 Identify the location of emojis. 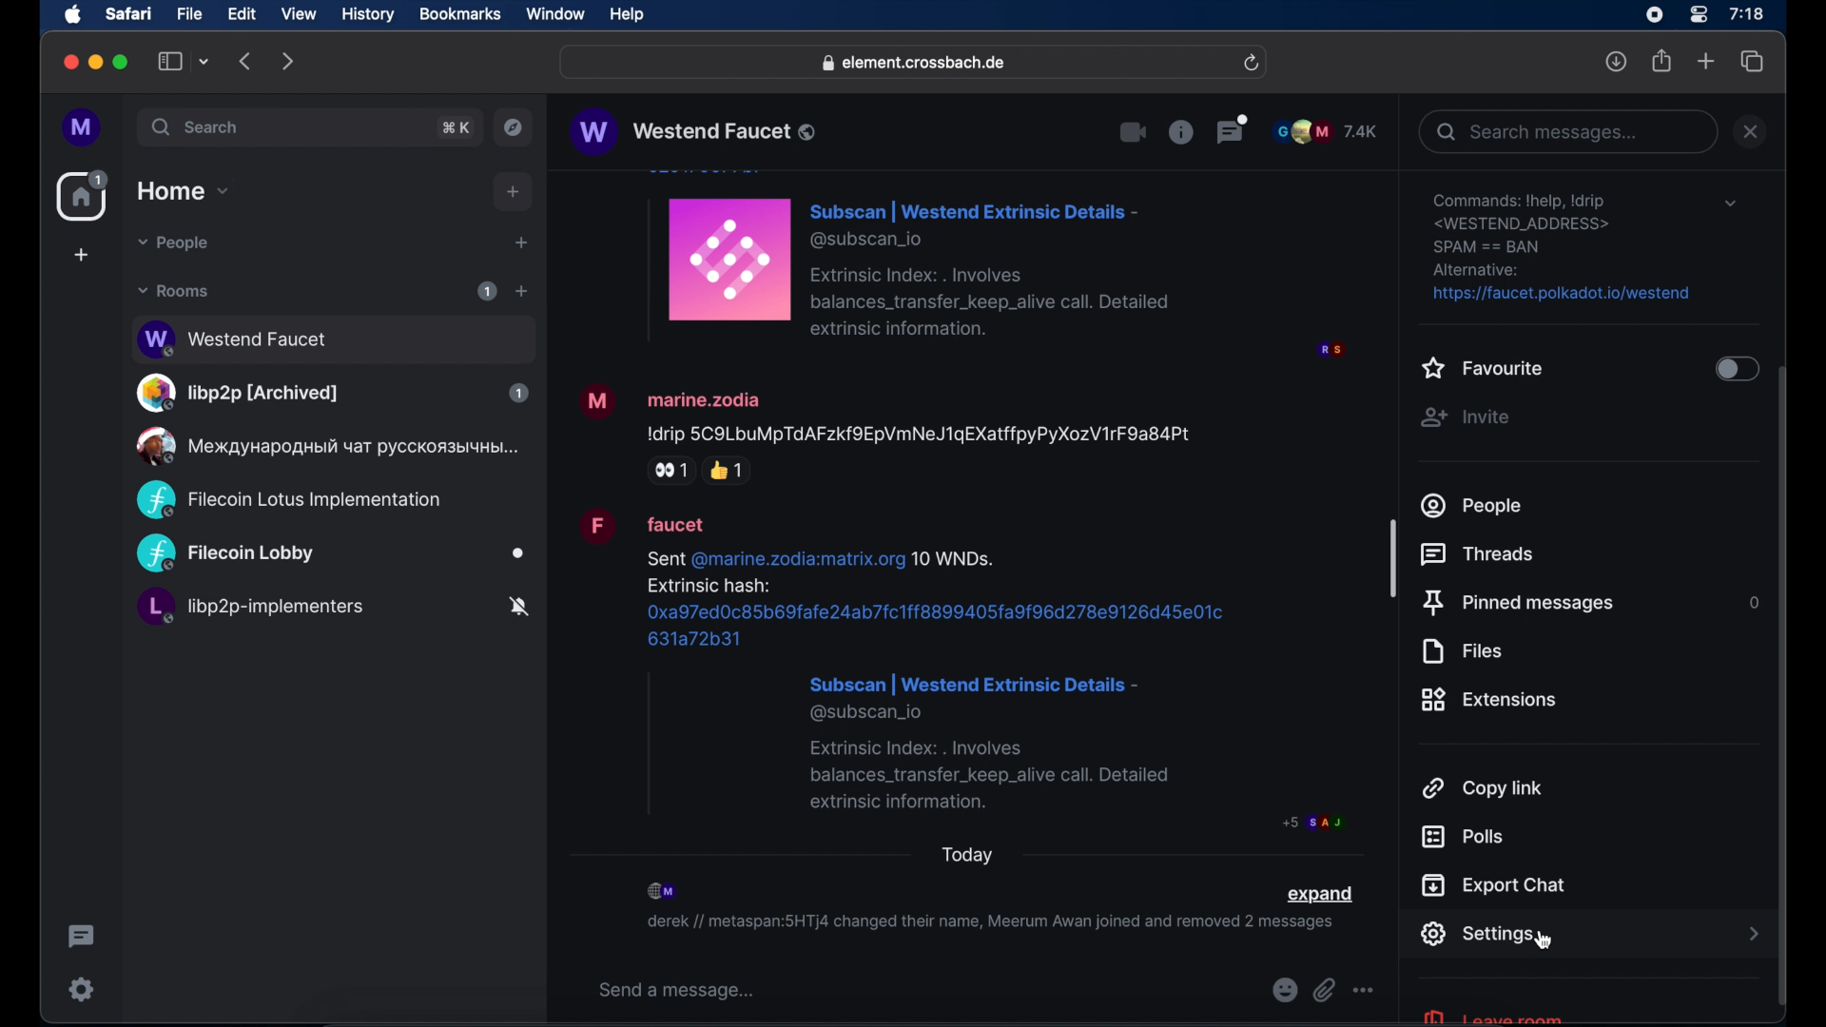
(1283, 991).